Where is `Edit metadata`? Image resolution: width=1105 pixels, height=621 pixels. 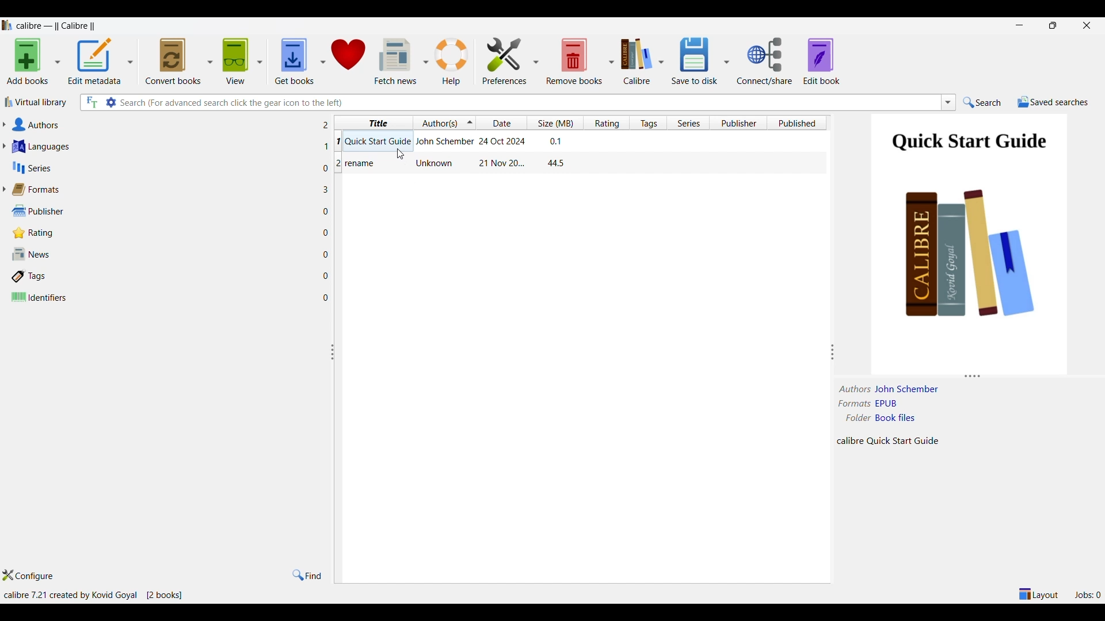 Edit metadata is located at coordinates (95, 62).